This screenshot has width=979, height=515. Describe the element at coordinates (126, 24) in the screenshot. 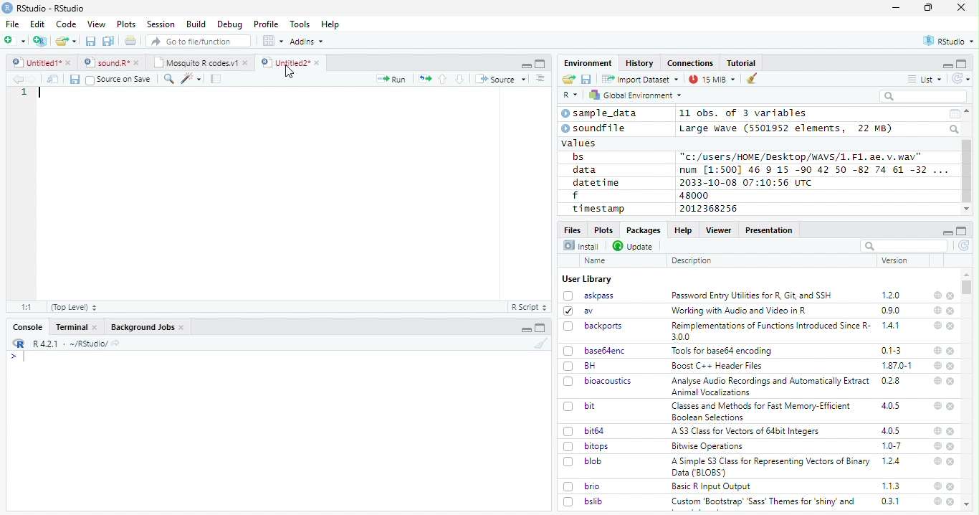

I see `Plots` at that location.